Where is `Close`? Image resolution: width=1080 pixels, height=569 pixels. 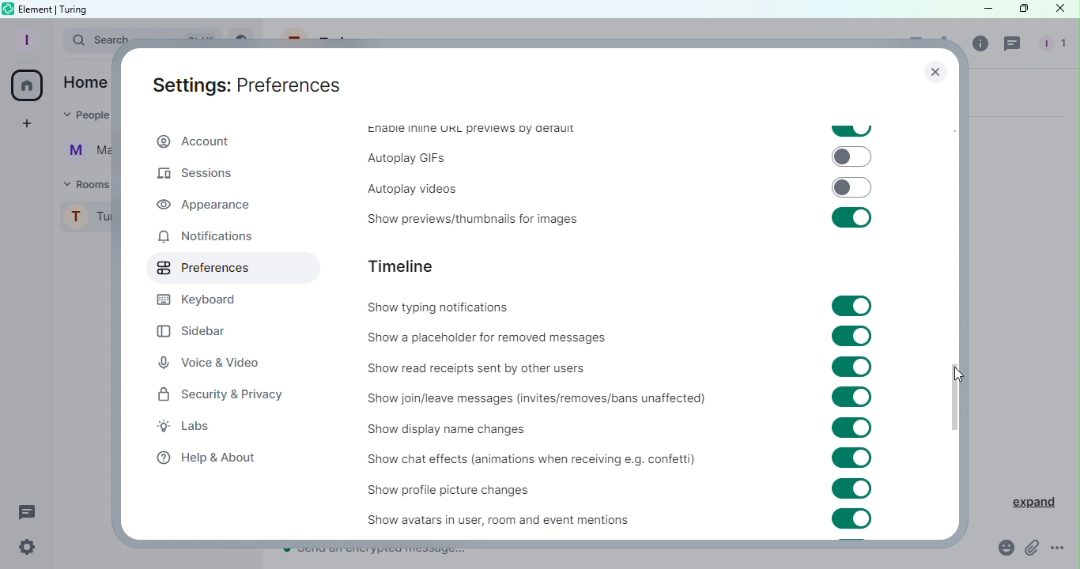 Close is located at coordinates (932, 74).